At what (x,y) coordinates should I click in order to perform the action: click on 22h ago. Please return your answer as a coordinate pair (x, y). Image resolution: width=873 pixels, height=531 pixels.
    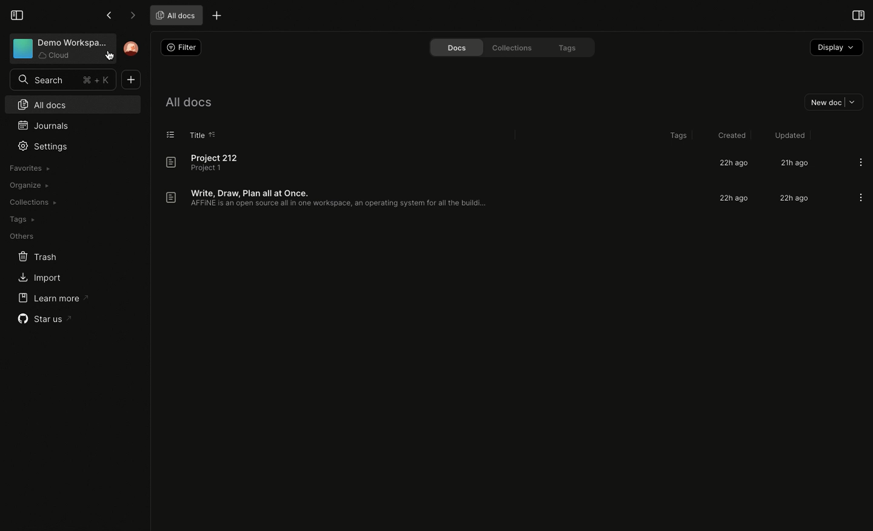
    Looking at the image, I should click on (731, 163).